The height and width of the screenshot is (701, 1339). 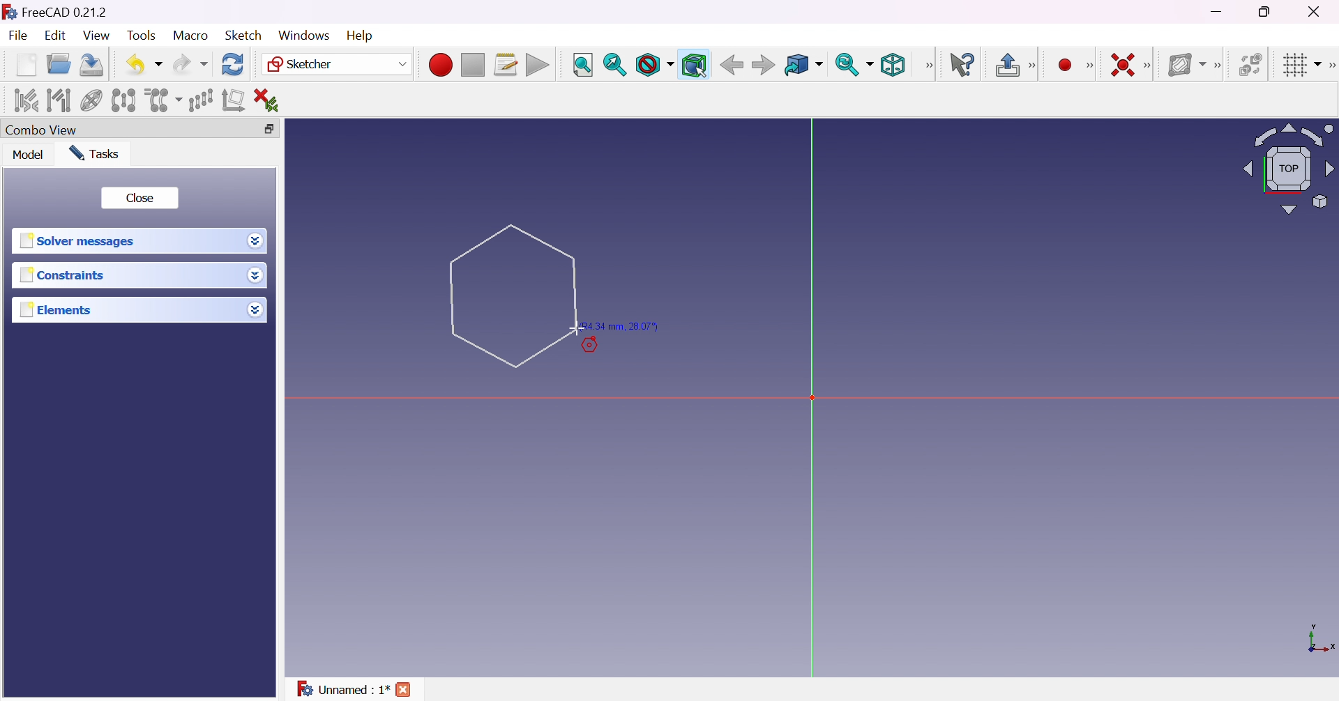 What do you see at coordinates (124, 100) in the screenshot?
I see `Symmetry` at bounding box center [124, 100].